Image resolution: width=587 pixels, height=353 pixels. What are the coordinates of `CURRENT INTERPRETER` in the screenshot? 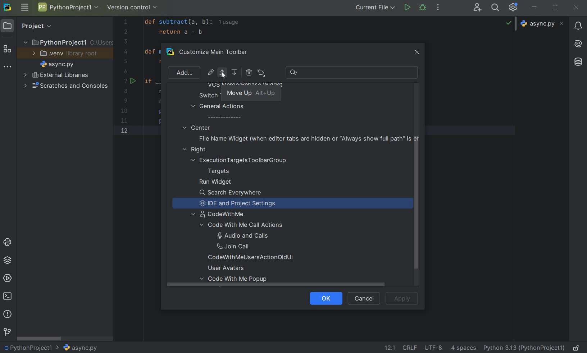 It's located at (524, 348).